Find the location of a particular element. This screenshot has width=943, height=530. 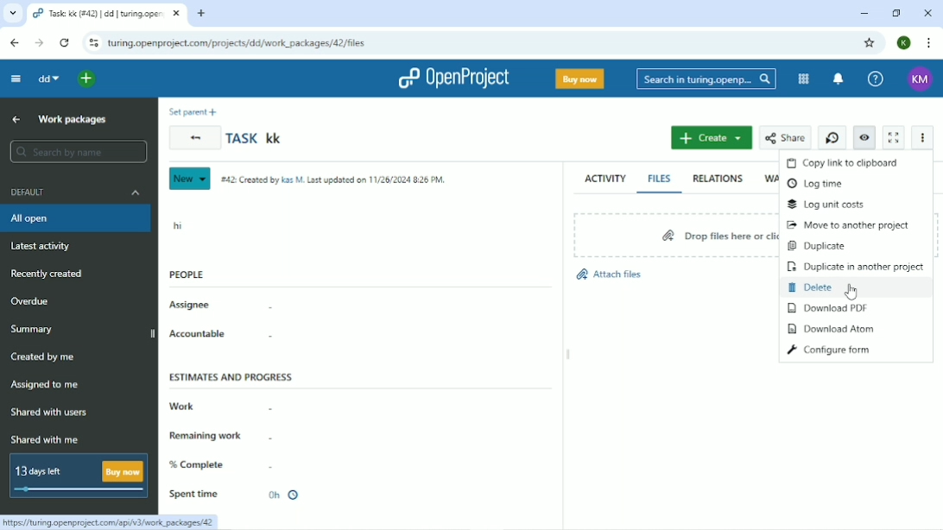

Task kk is located at coordinates (256, 138).